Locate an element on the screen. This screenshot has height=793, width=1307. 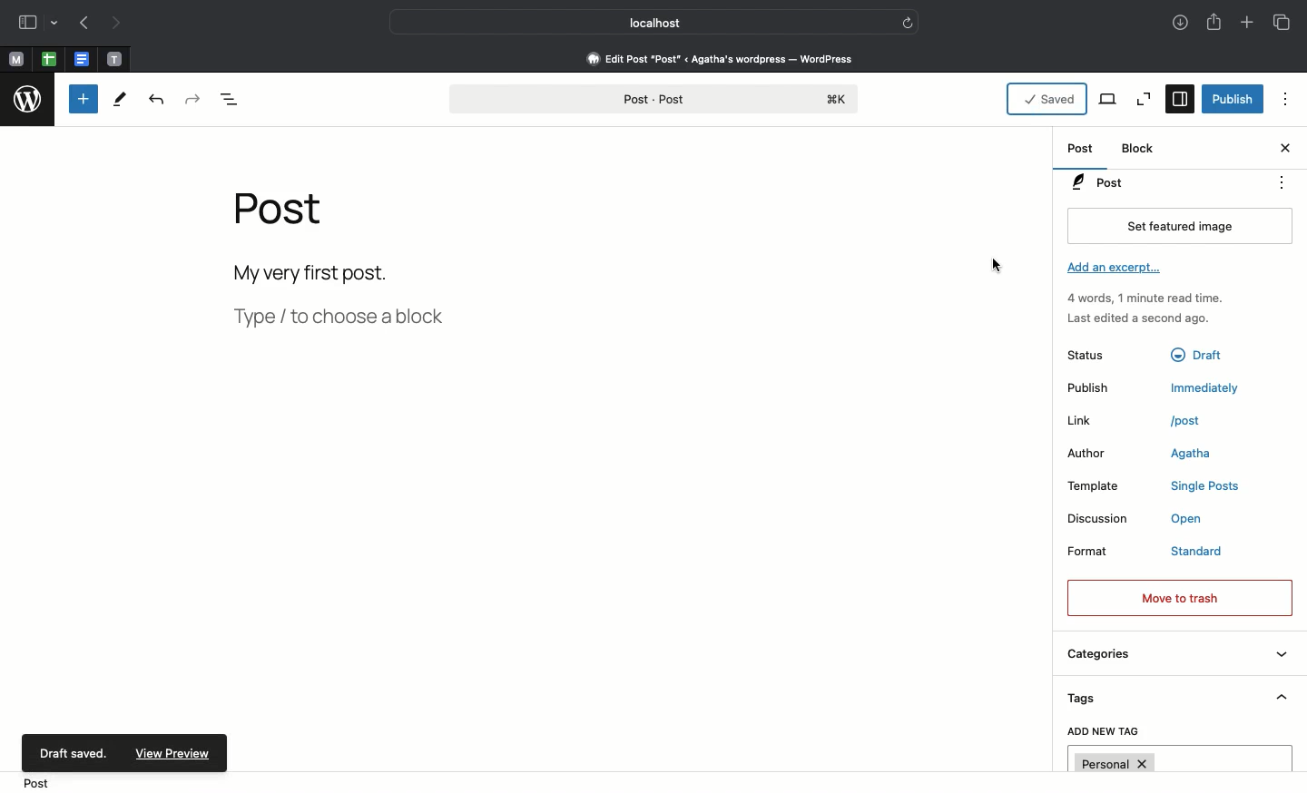
Saved draft is located at coordinates (1049, 97).